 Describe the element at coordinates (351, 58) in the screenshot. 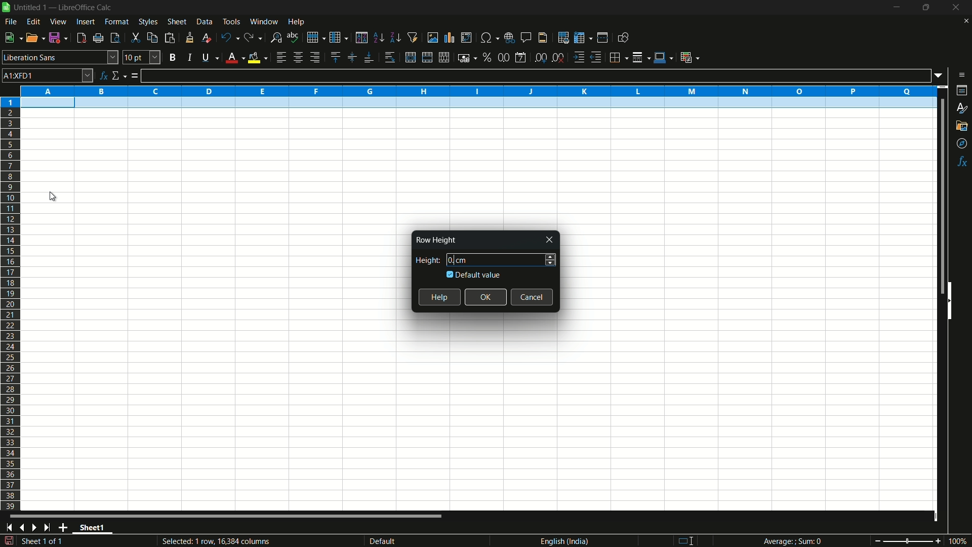

I see `center vertically` at that location.